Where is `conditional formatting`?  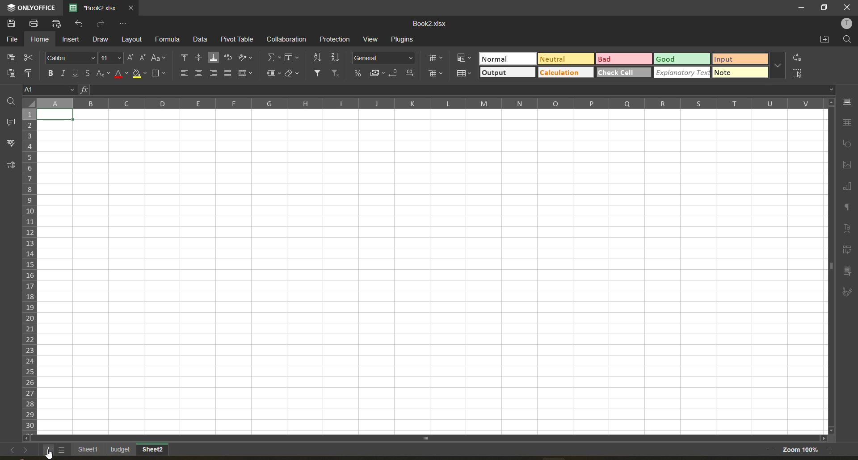
conditional formatting is located at coordinates (463, 58).